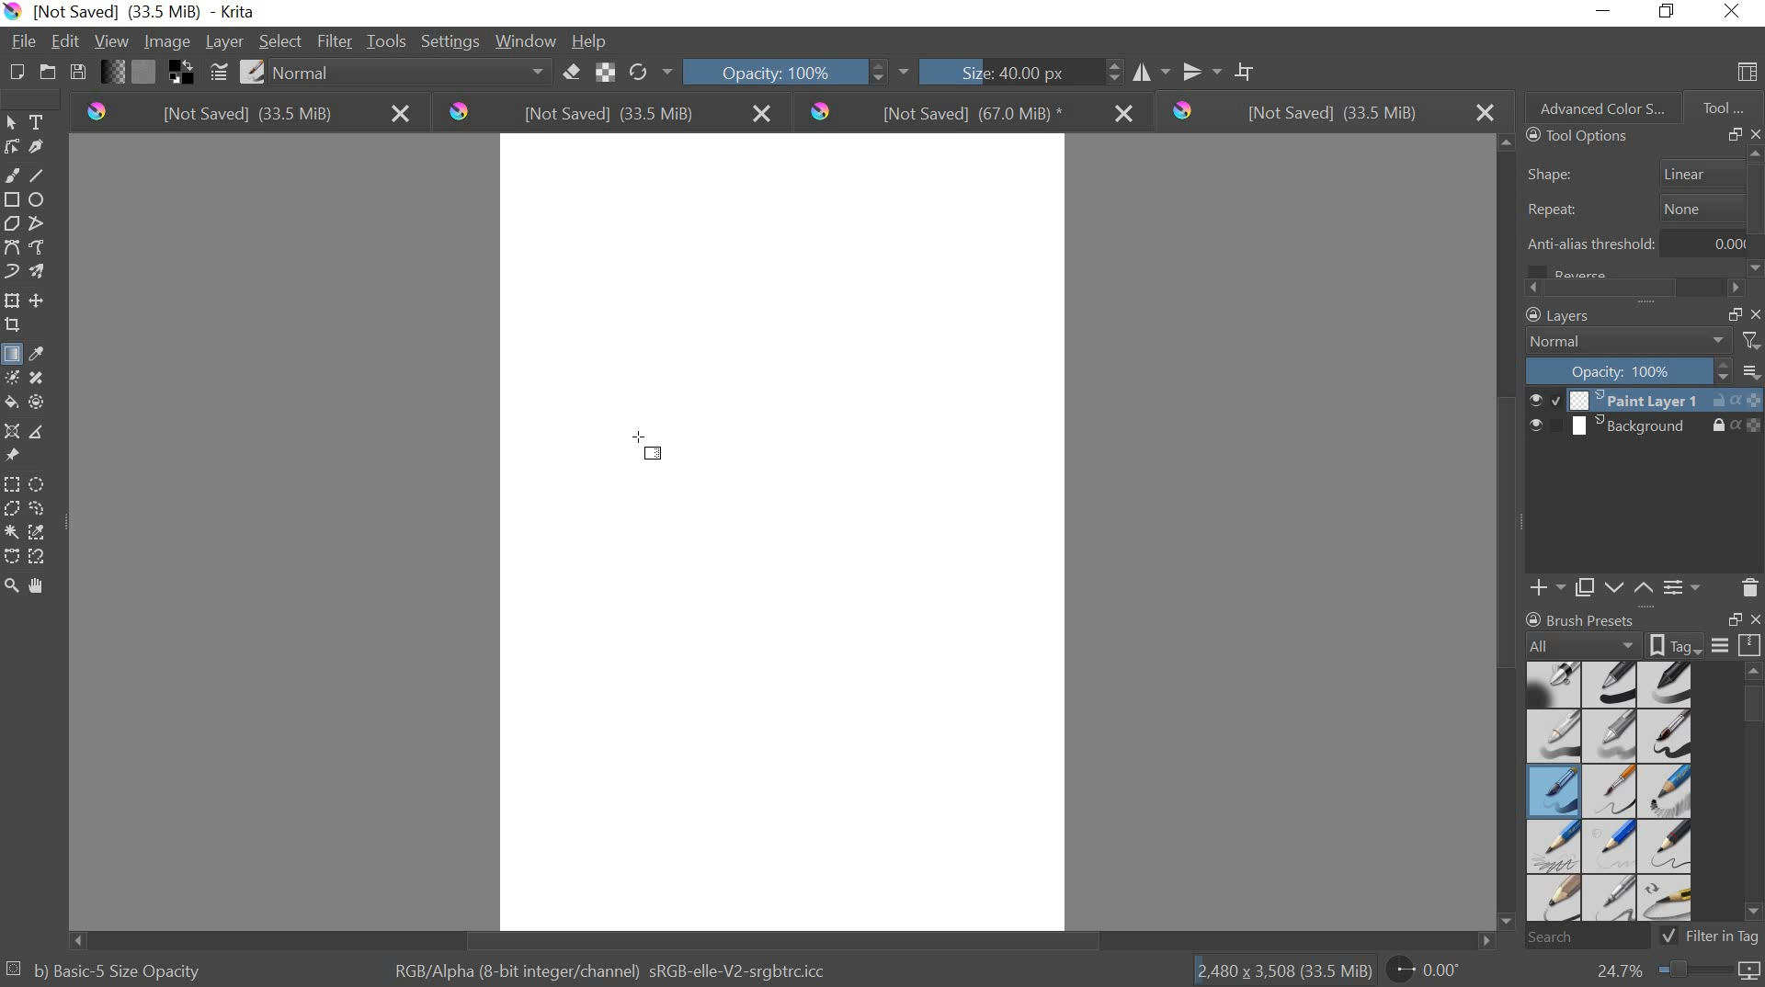 This screenshot has width=1765, height=987. What do you see at coordinates (1251, 68) in the screenshot?
I see `WRAP AROUND MODE` at bounding box center [1251, 68].